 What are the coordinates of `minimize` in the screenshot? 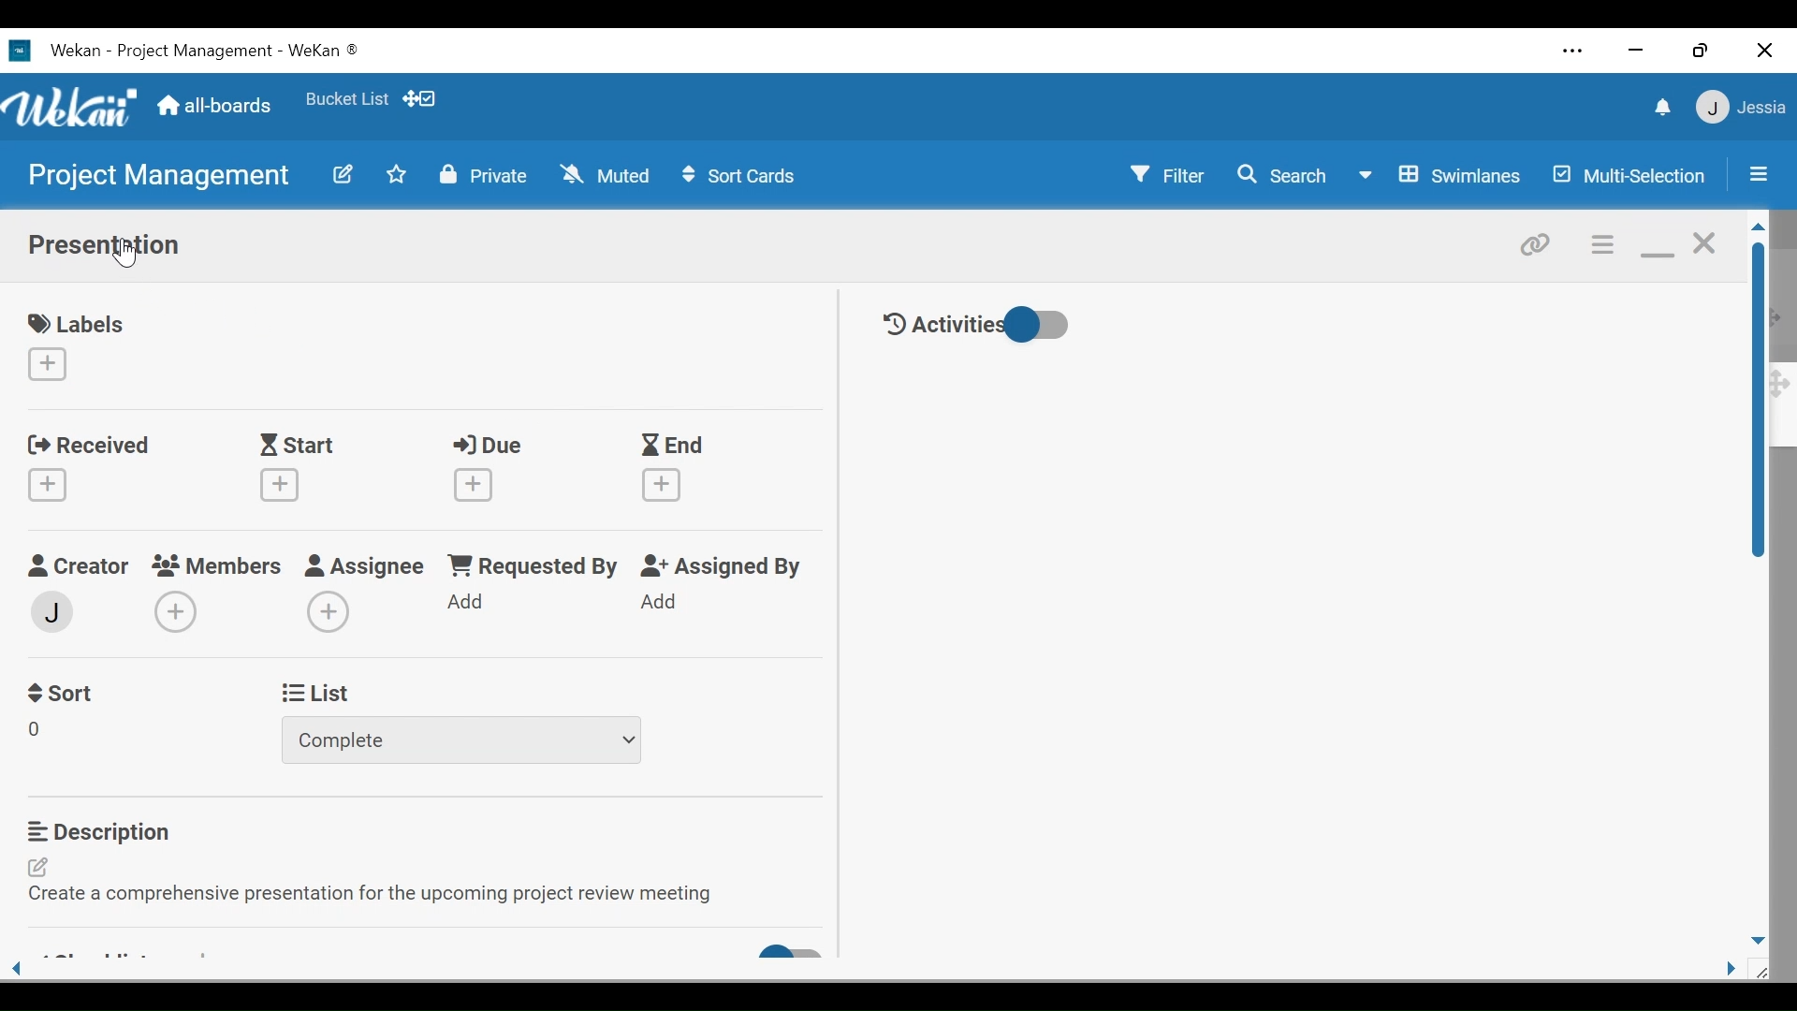 It's located at (1636, 51).